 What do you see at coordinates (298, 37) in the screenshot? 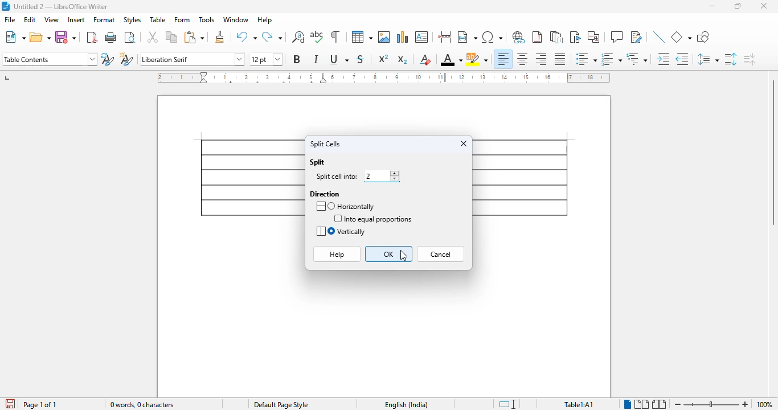
I see `find and replace` at bounding box center [298, 37].